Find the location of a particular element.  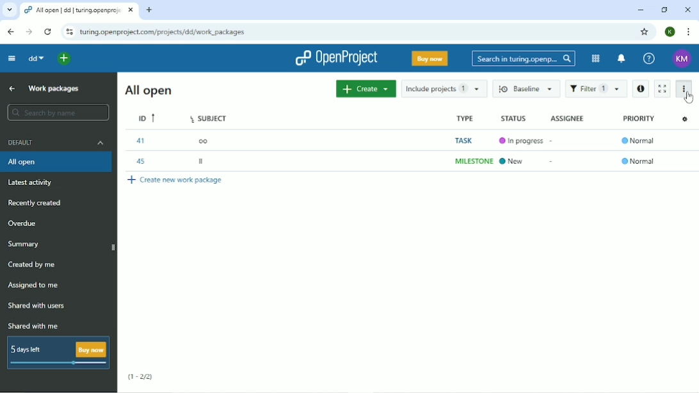

Search in Turing.opening is located at coordinates (524, 59).